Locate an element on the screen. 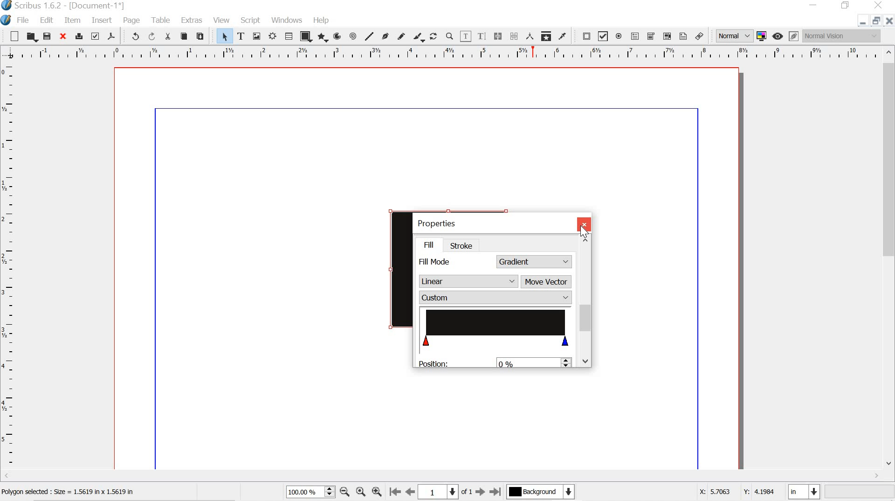 The image size is (895, 501). print is located at coordinates (79, 36).